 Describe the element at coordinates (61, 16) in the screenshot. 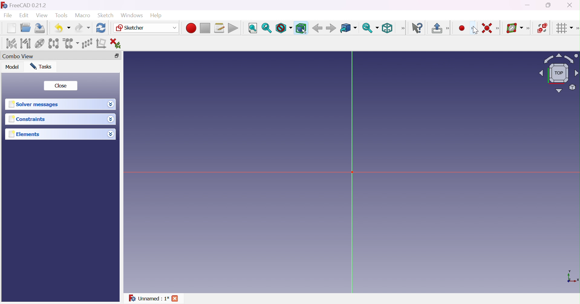

I see `Tools` at that location.